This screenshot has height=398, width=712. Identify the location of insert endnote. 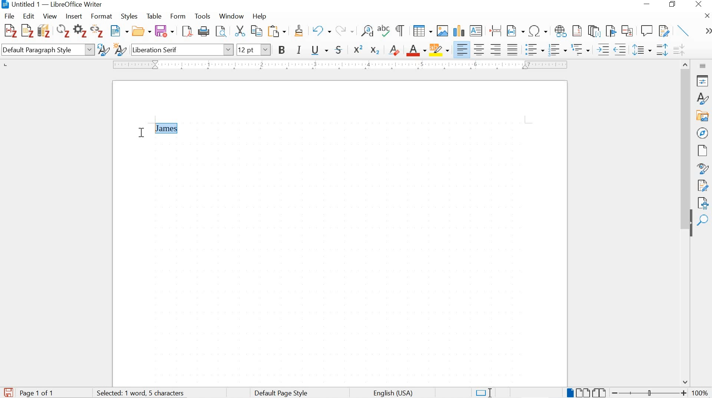
(594, 31).